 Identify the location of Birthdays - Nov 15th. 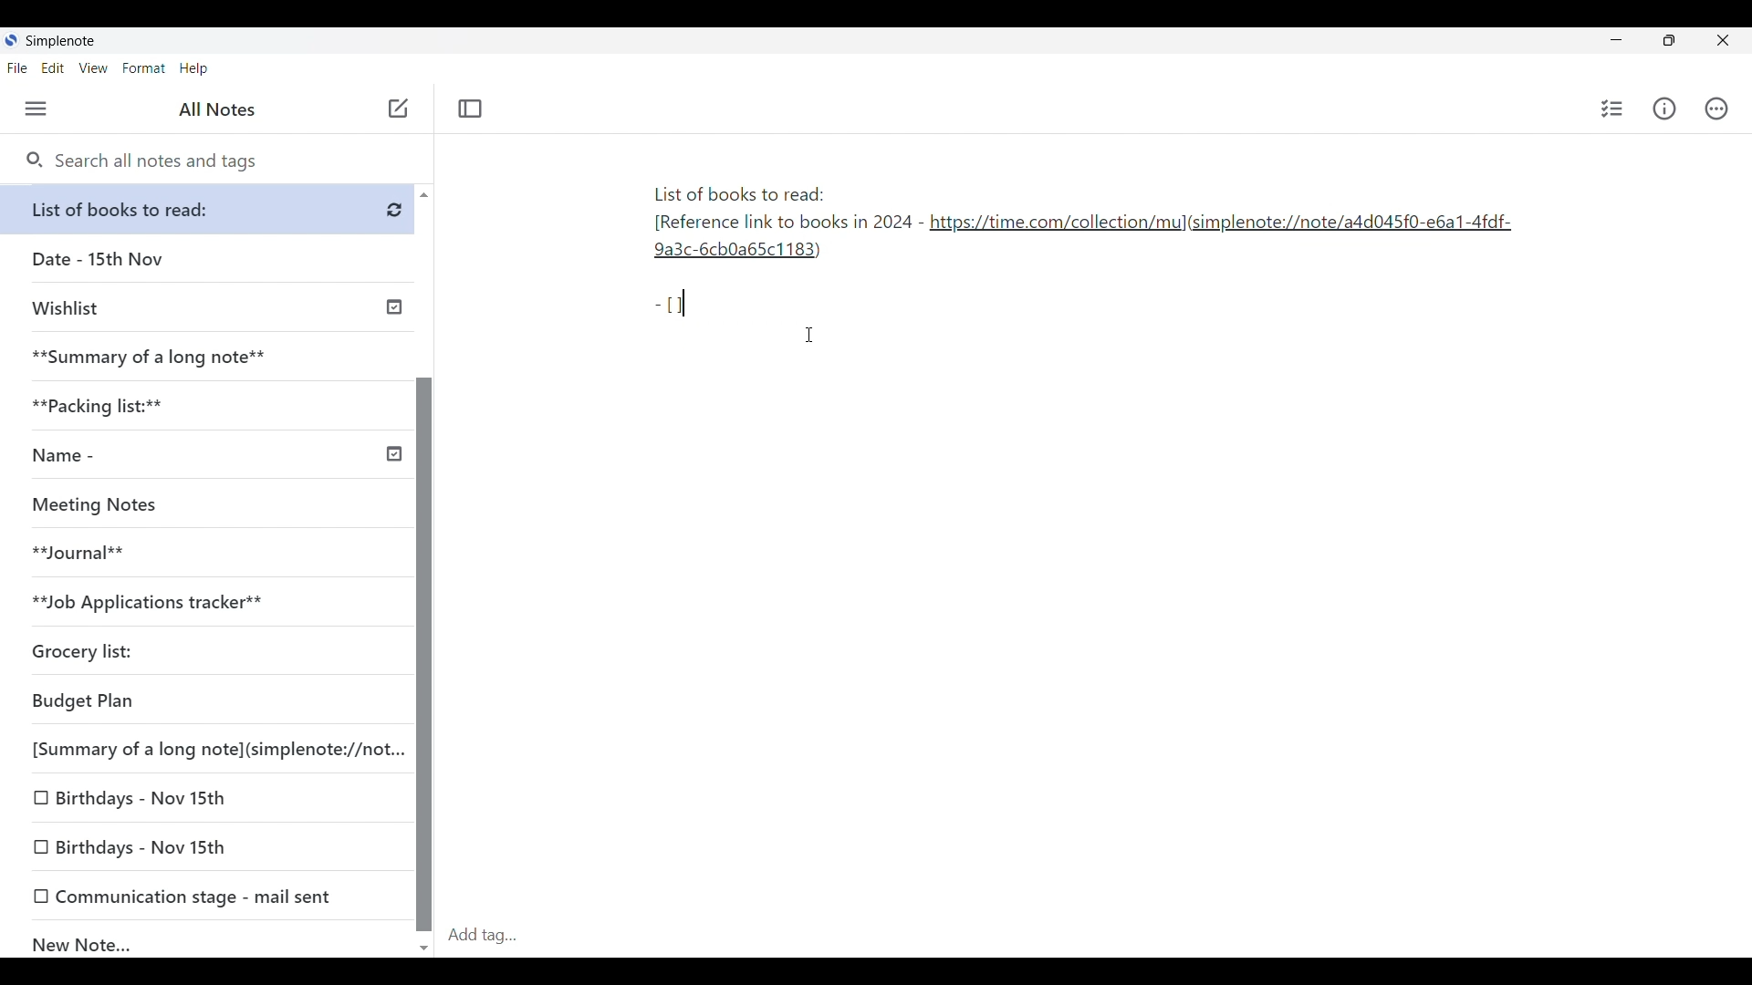
(206, 799).